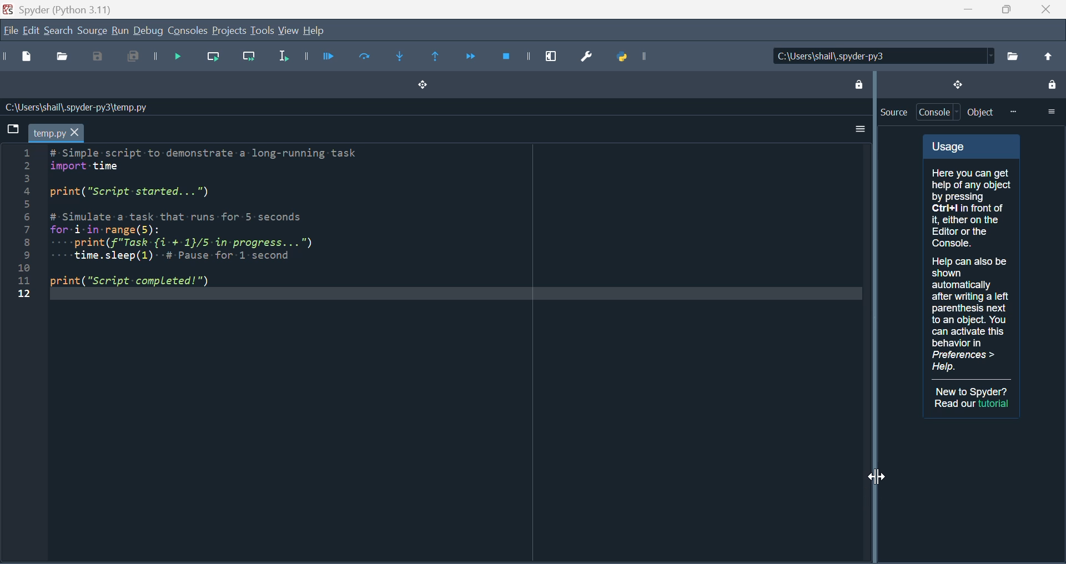  I want to click on New file, so click(29, 58).